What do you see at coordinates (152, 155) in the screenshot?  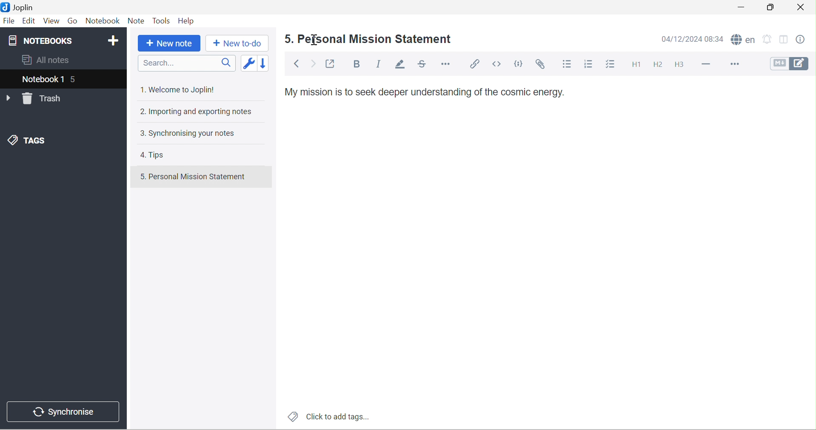 I see `4. Tips` at bounding box center [152, 155].